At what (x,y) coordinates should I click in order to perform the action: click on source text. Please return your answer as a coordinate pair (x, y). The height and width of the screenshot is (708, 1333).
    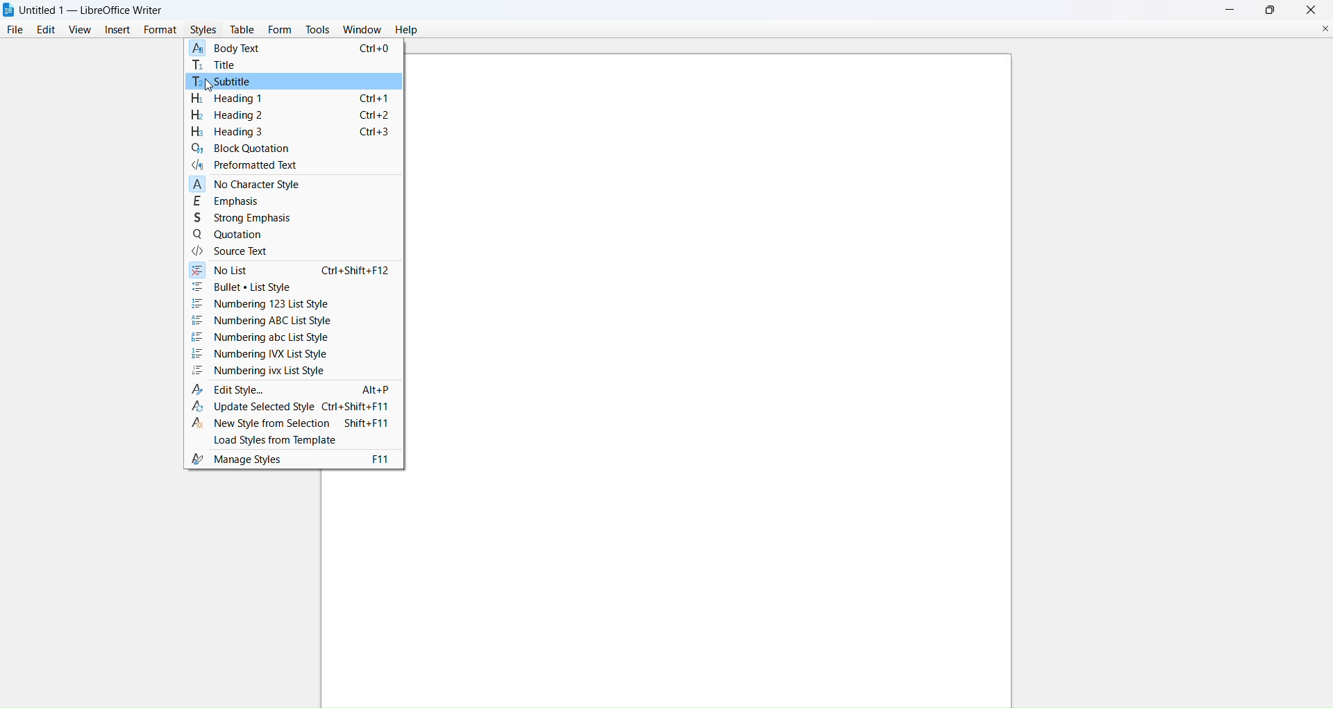
    Looking at the image, I should click on (229, 252).